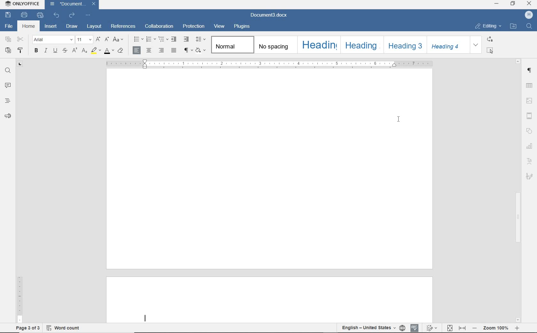  Describe the element at coordinates (431, 326) in the screenshot. I see `Track changes` at that location.